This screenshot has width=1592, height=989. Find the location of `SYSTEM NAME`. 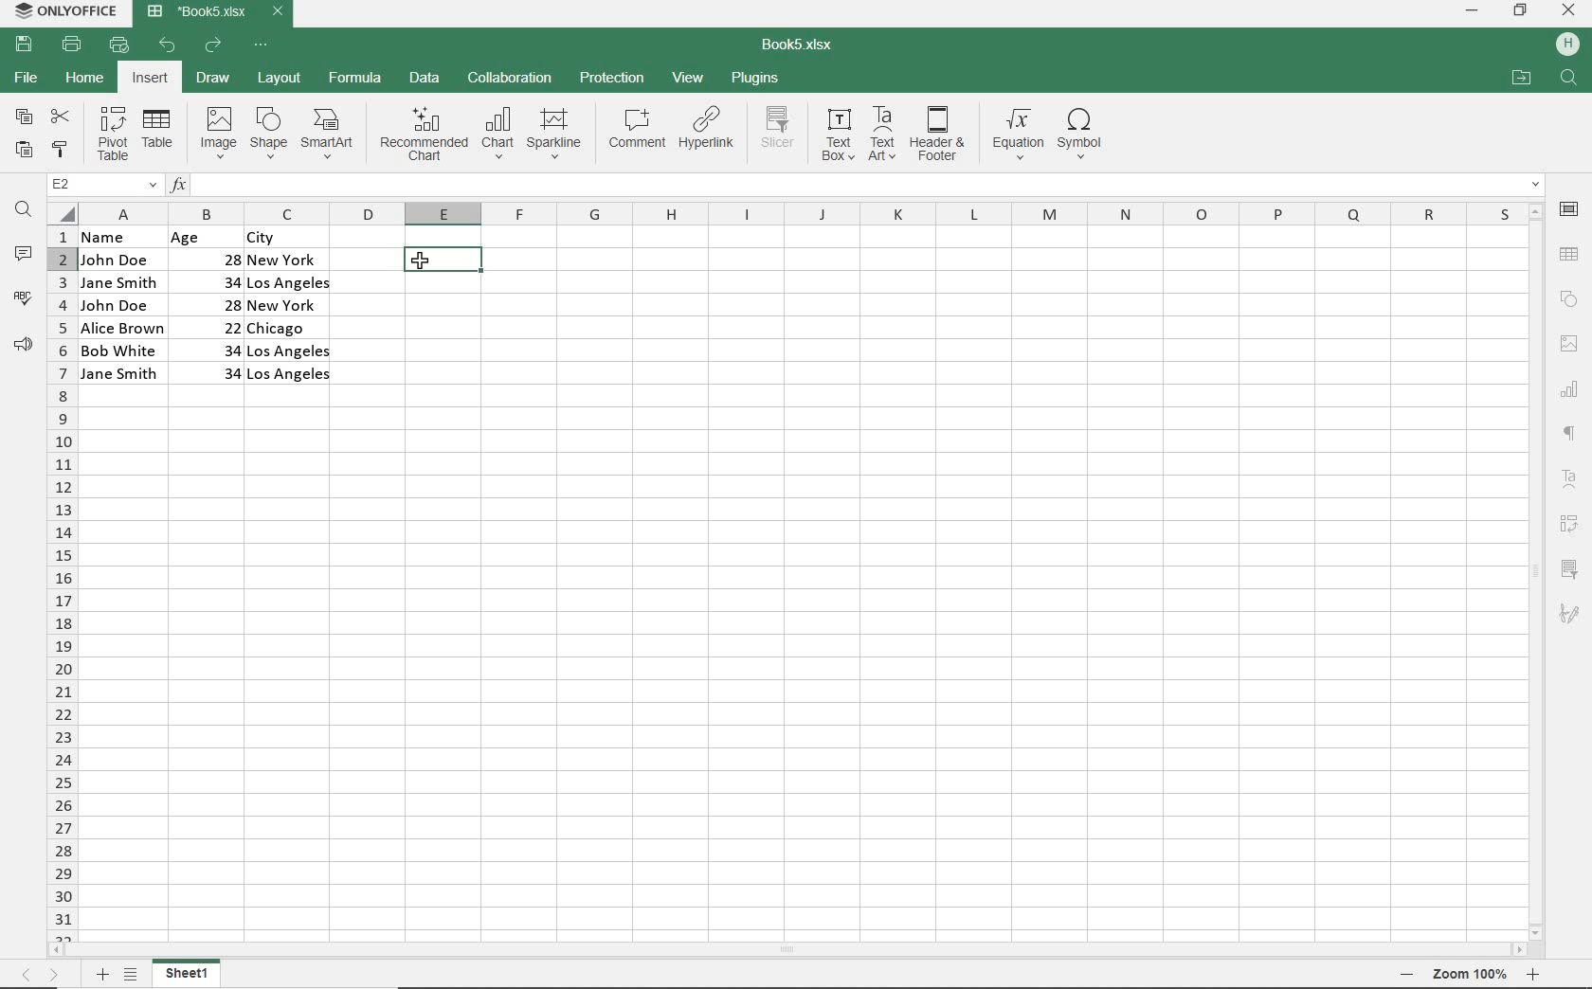

SYSTEM NAME is located at coordinates (68, 10).